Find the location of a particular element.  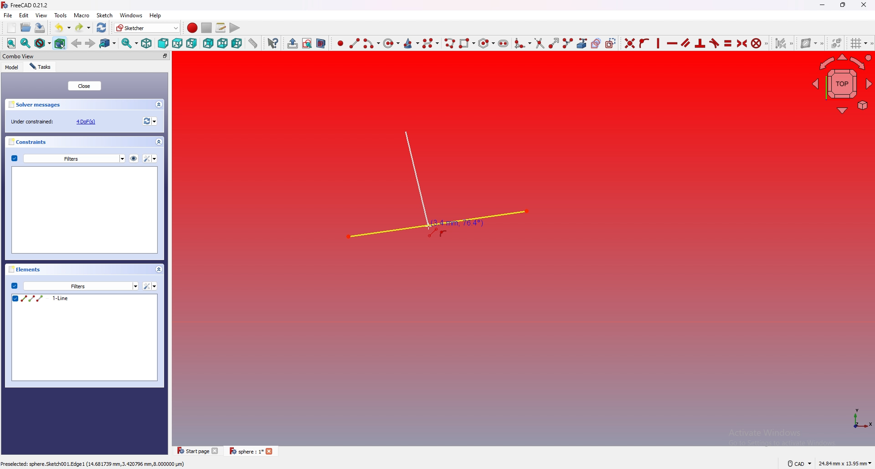

Help is located at coordinates (156, 15).